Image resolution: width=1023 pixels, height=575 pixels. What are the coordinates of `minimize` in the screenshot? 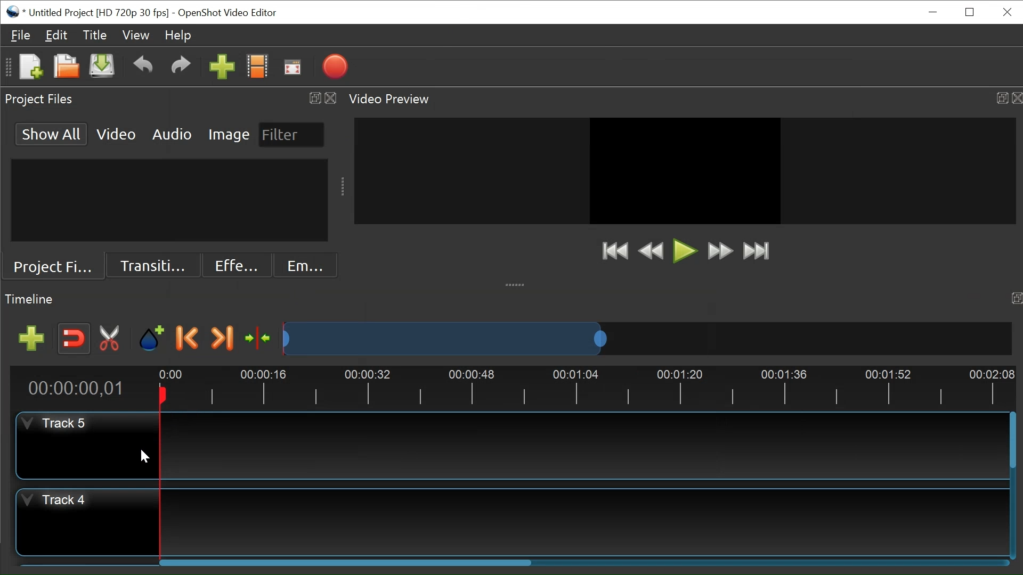 It's located at (931, 12).